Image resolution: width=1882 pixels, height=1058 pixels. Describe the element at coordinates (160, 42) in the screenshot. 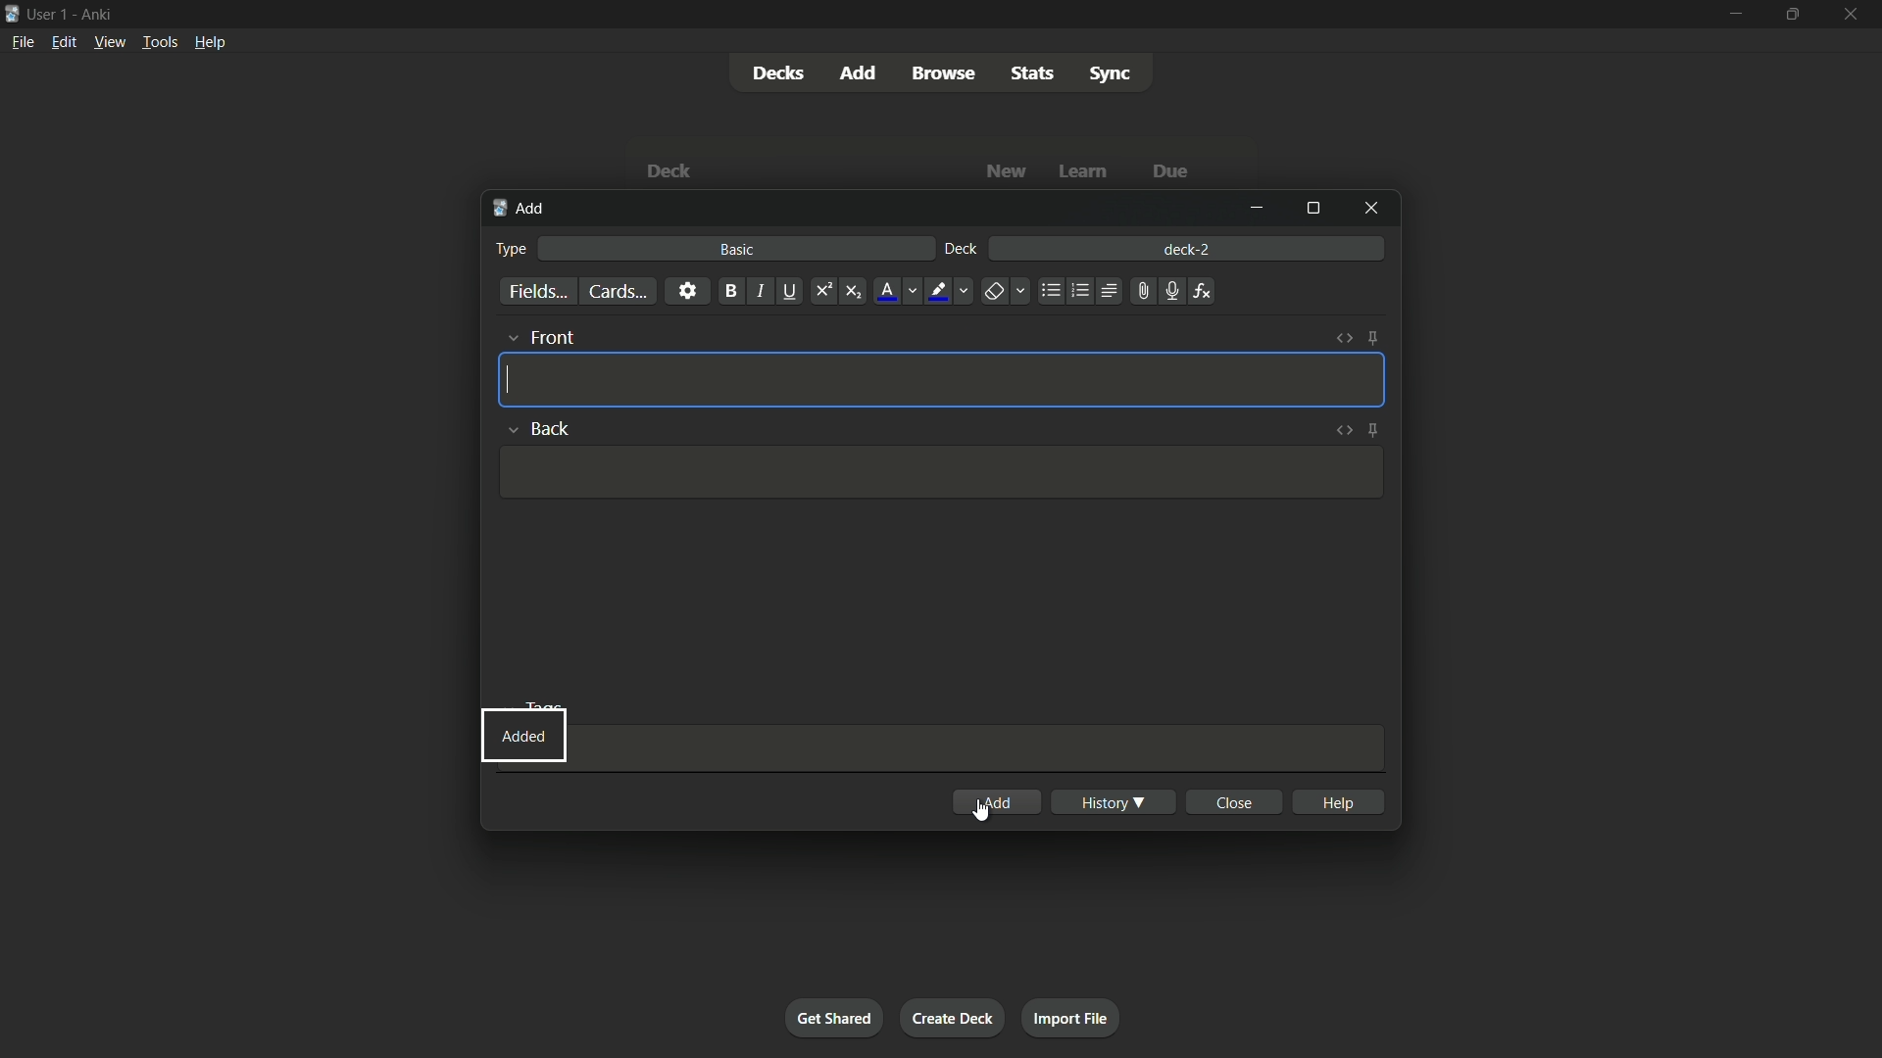

I see `tools menu` at that location.